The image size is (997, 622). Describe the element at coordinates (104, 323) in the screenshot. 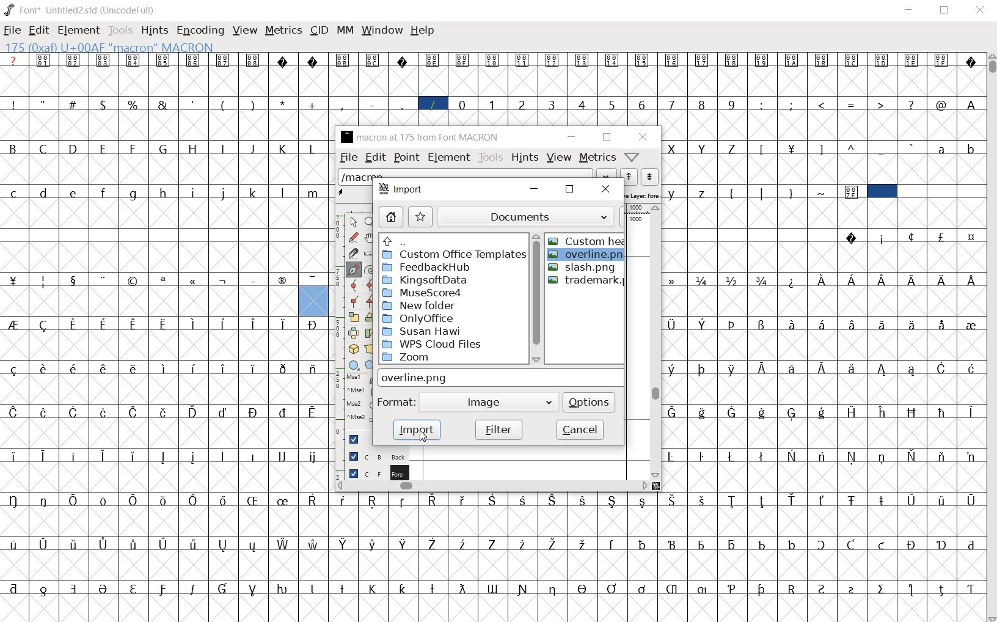

I see `Symbol` at that location.